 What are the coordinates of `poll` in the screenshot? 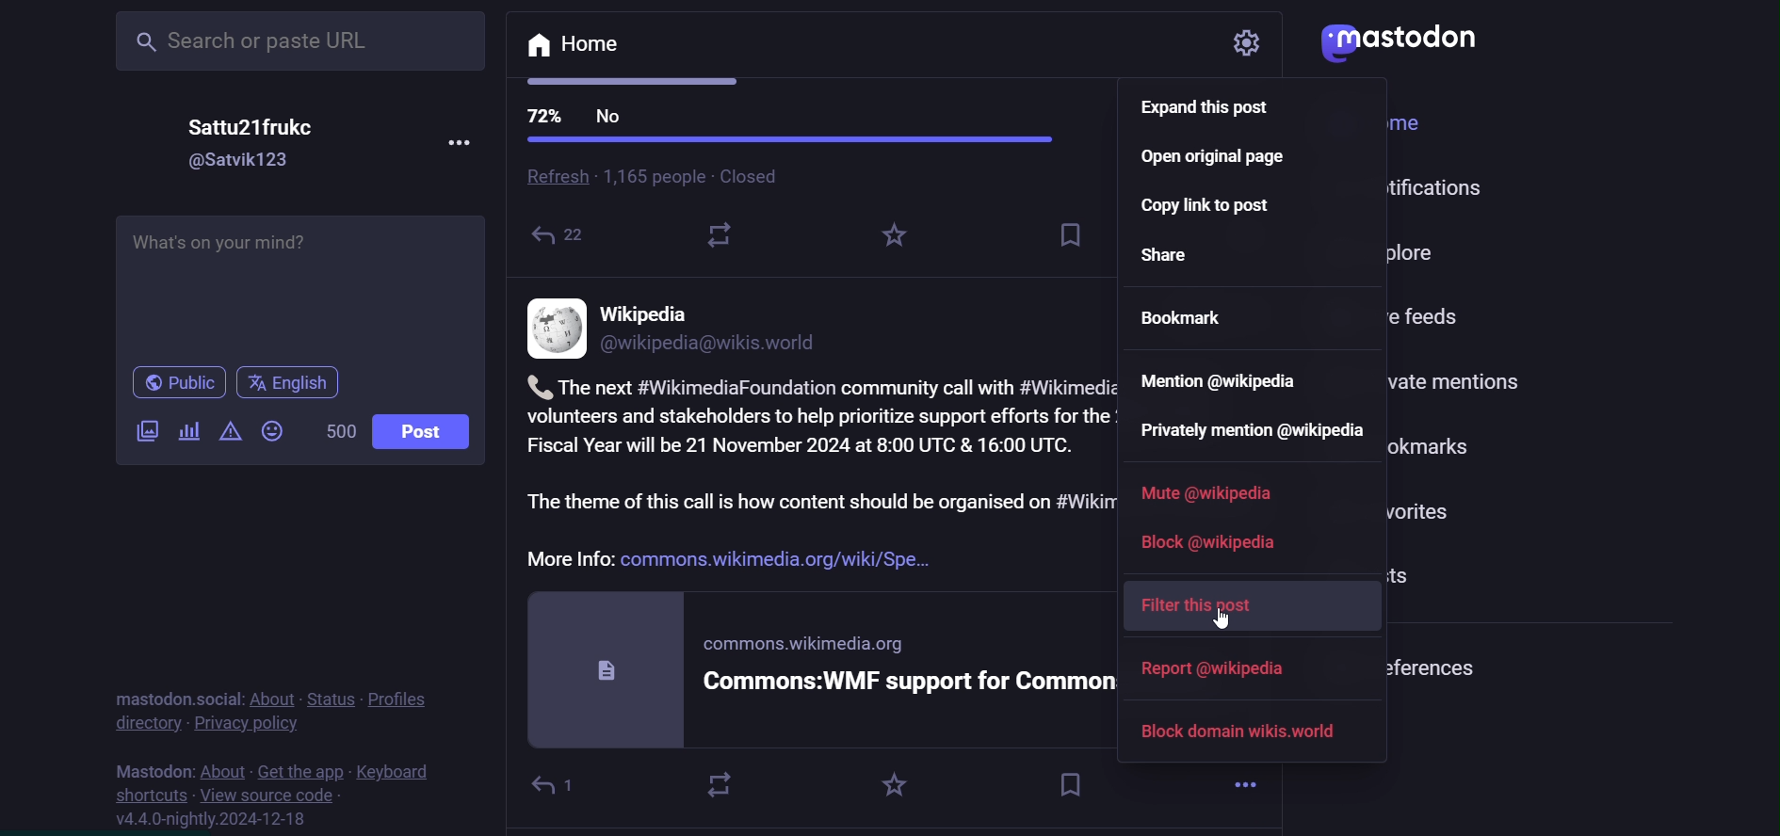 It's located at (186, 434).